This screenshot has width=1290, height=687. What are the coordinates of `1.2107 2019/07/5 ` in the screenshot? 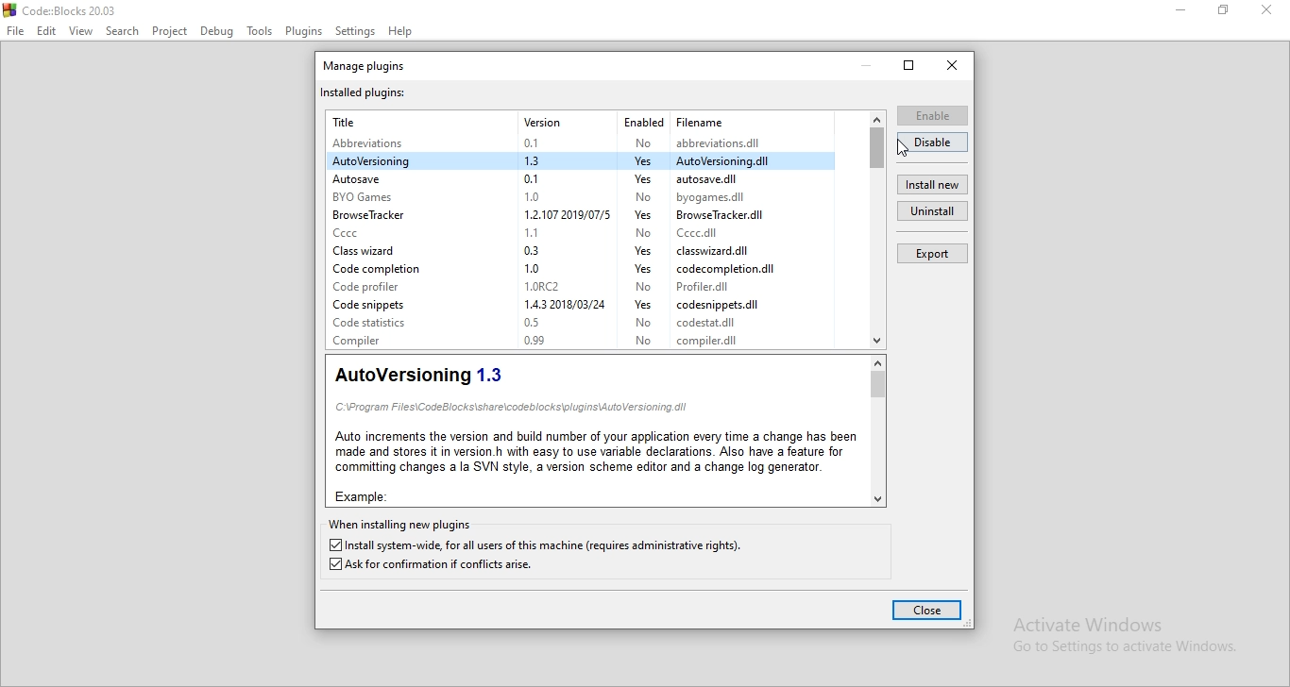 It's located at (562, 214).